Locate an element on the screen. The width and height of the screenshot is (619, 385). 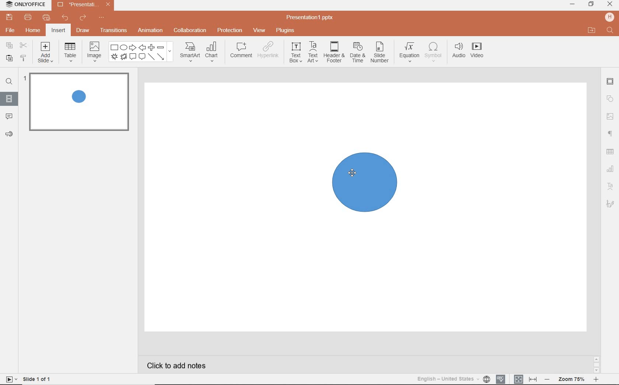
text art is located at coordinates (611, 186).